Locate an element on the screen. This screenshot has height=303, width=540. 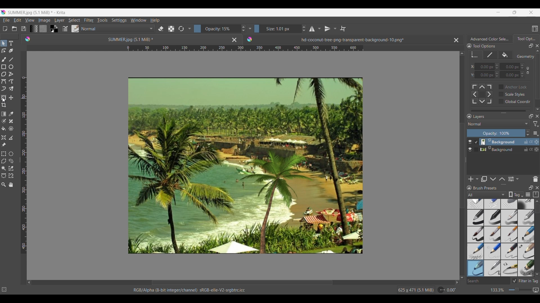
Normal is located at coordinates (118, 29).